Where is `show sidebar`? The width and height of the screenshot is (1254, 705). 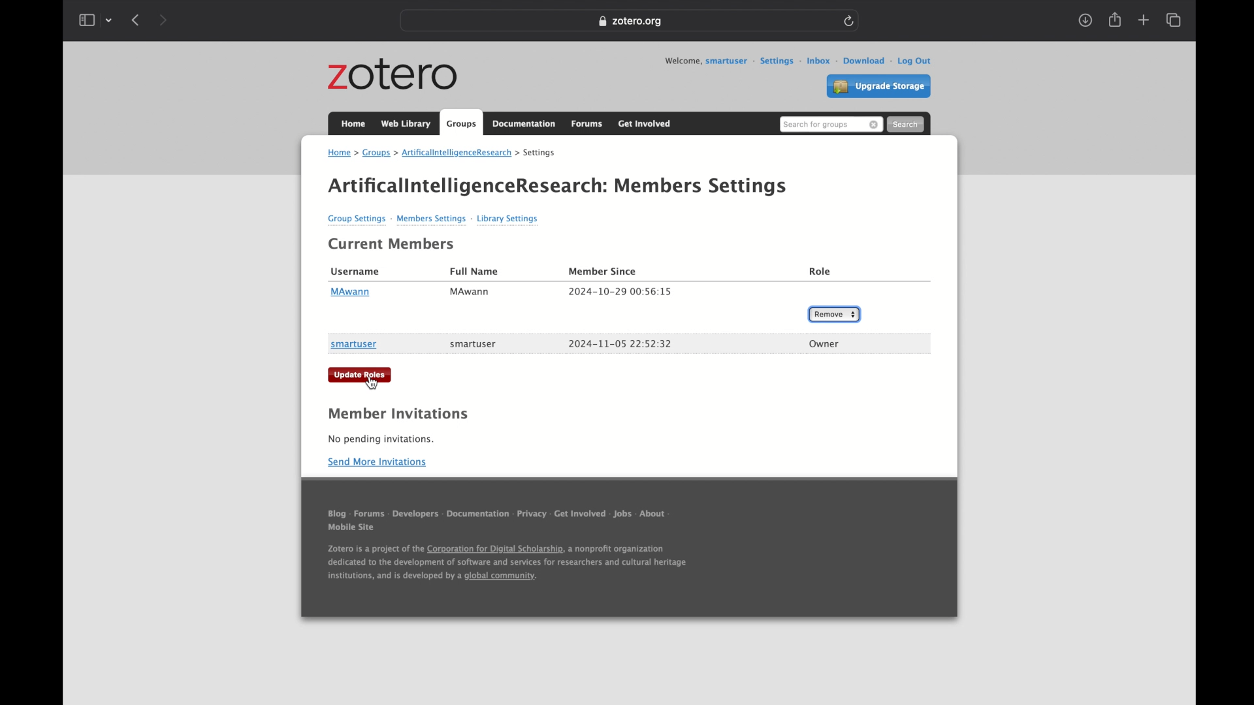 show sidebar is located at coordinates (86, 20).